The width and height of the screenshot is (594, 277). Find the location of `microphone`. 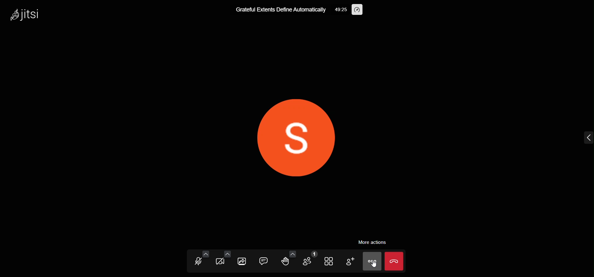

microphone is located at coordinates (198, 261).